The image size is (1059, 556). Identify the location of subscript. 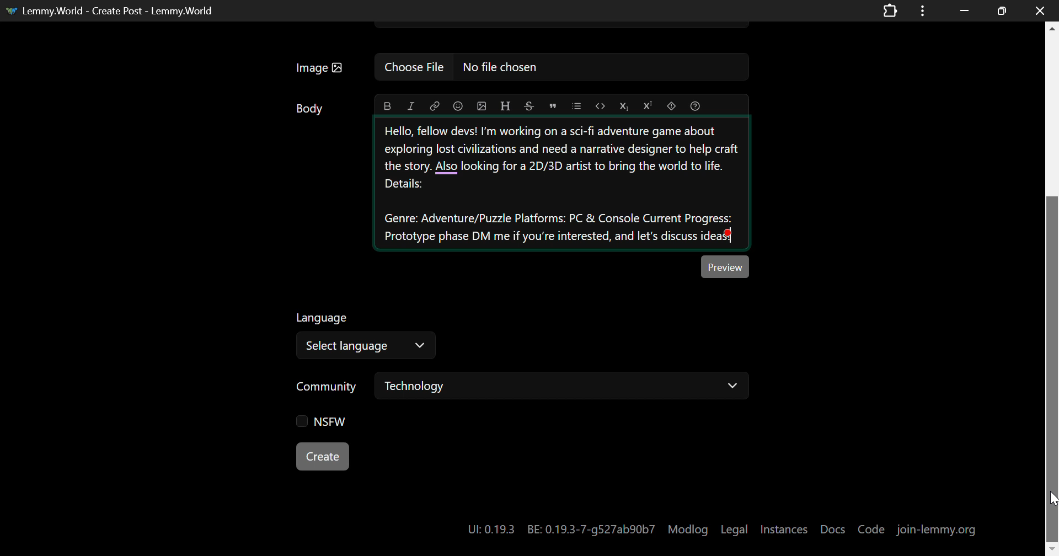
(625, 104).